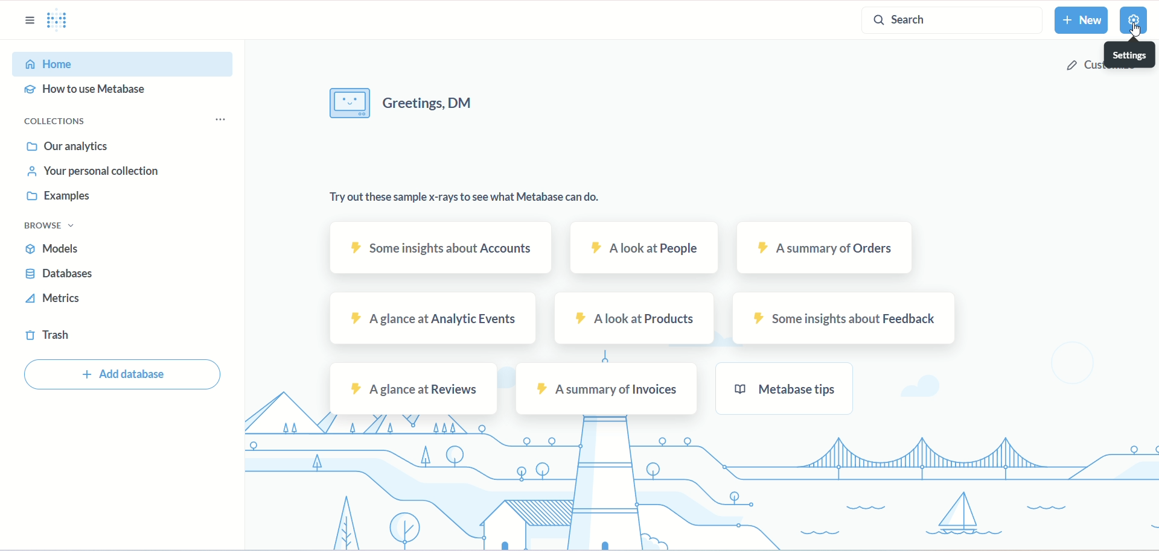 The width and height of the screenshot is (1159, 551). What do you see at coordinates (1134, 20) in the screenshot?
I see `settings` at bounding box center [1134, 20].